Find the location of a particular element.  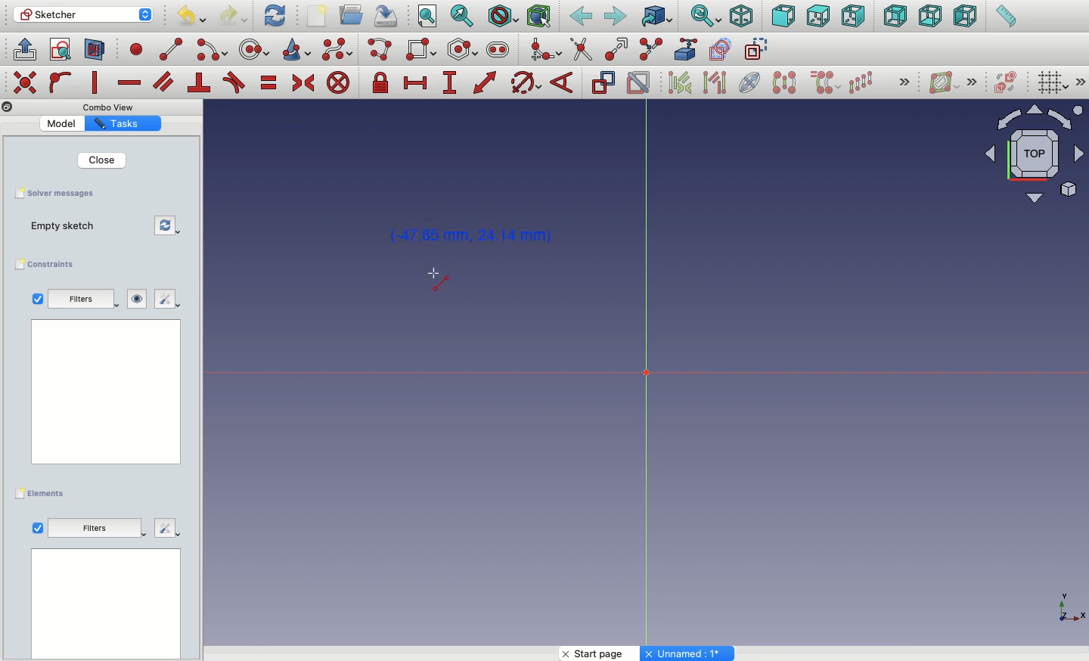

Data is located at coordinates (105, 603).